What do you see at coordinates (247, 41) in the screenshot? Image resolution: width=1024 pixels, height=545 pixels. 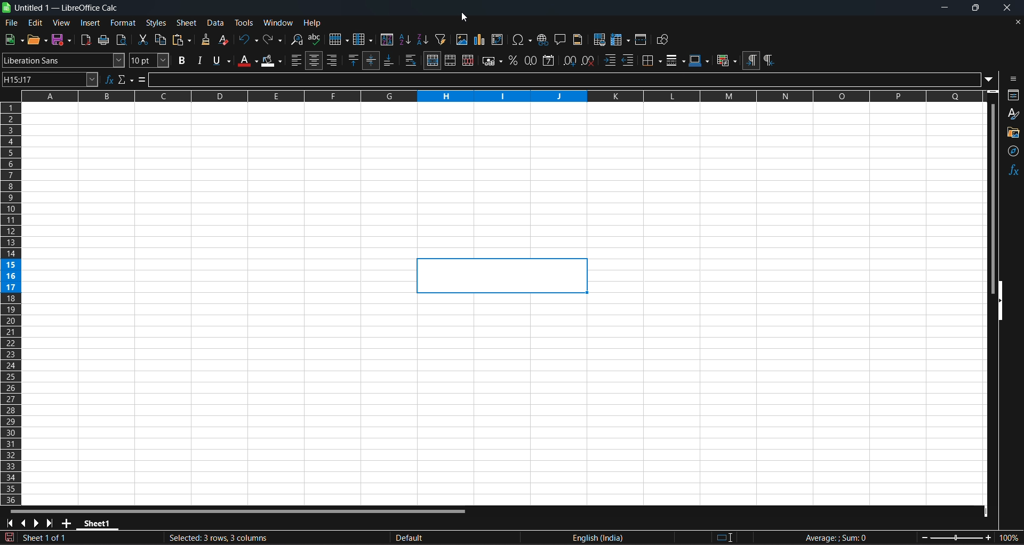 I see `undo ` at bounding box center [247, 41].